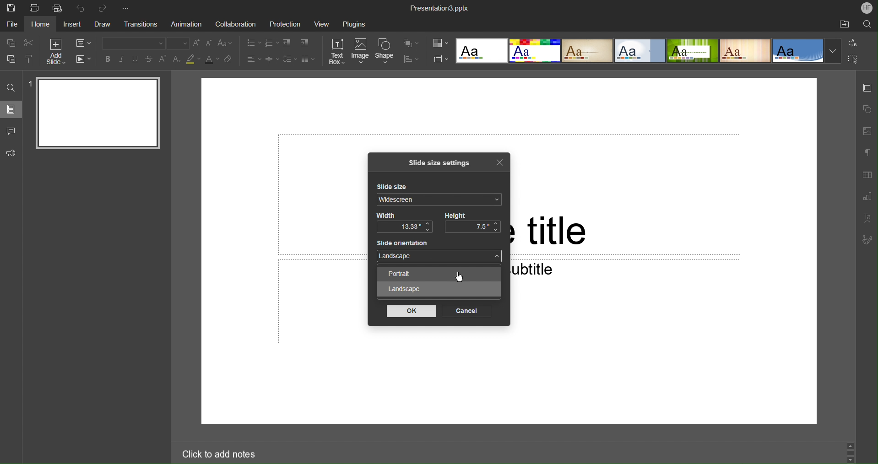  What do you see at coordinates (867, 218) in the screenshot?
I see `Text Art` at bounding box center [867, 218].